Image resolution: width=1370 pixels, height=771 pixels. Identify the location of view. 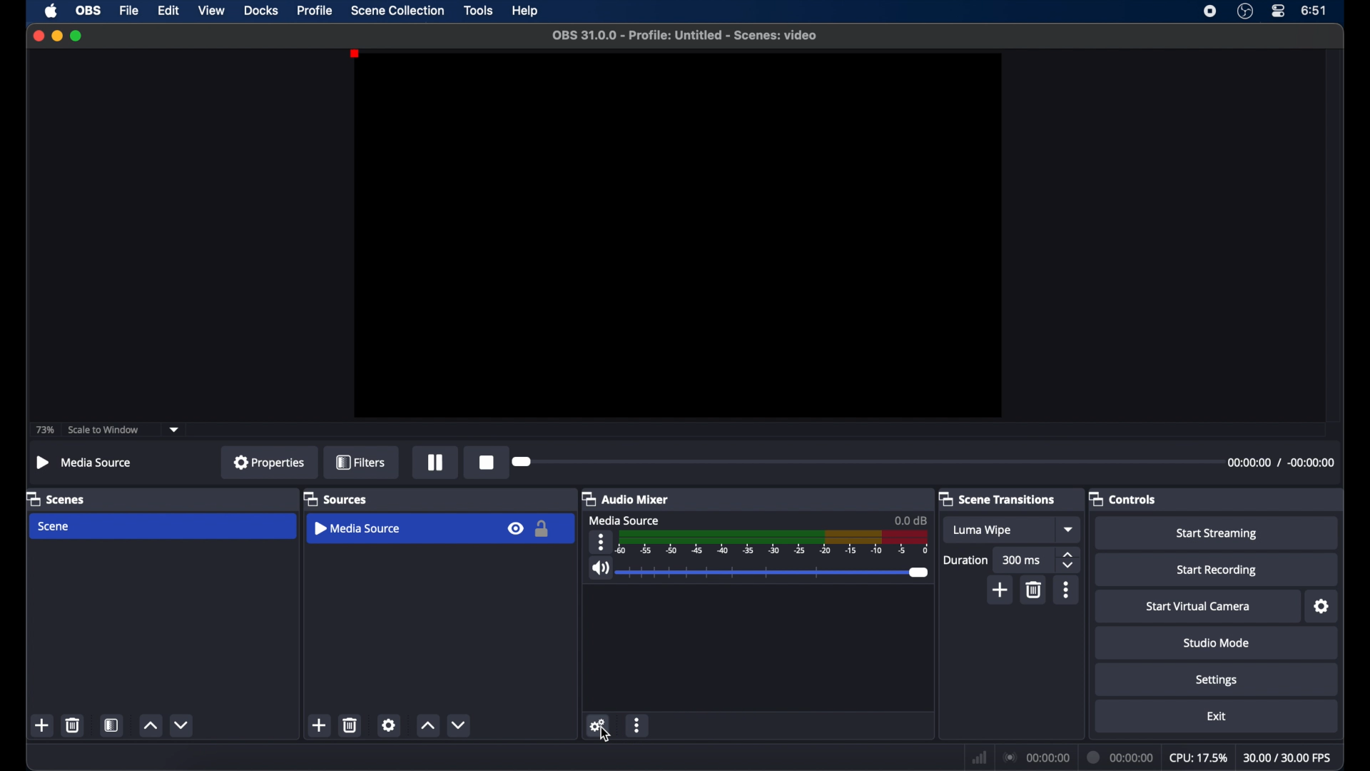
(211, 11).